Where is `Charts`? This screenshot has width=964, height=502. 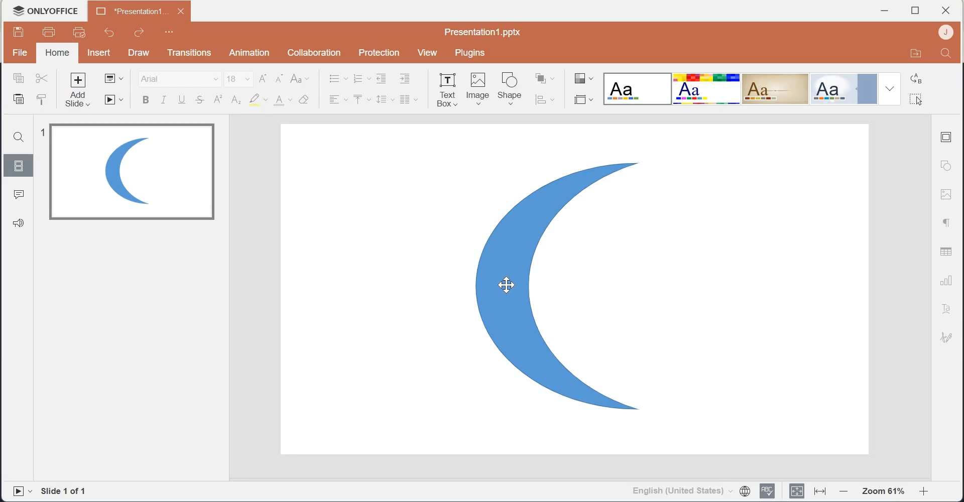
Charts is located at coordinates (947, 279).